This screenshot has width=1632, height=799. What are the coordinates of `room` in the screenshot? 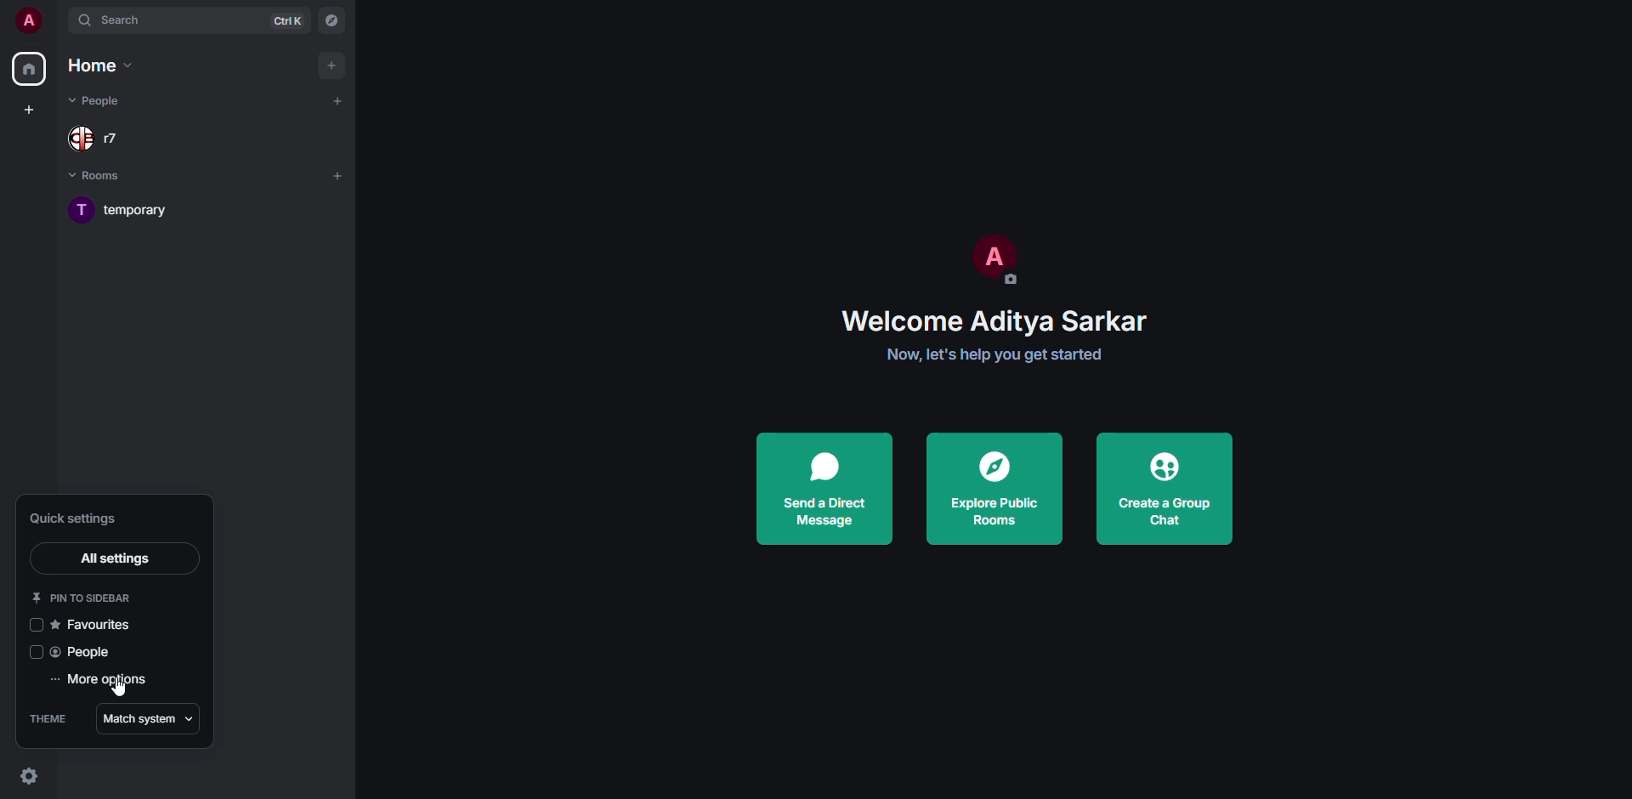 It's located at (139, 209).